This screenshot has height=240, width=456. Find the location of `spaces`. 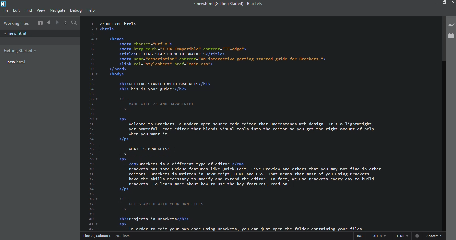

spaces is located at coordinates (435, 235).